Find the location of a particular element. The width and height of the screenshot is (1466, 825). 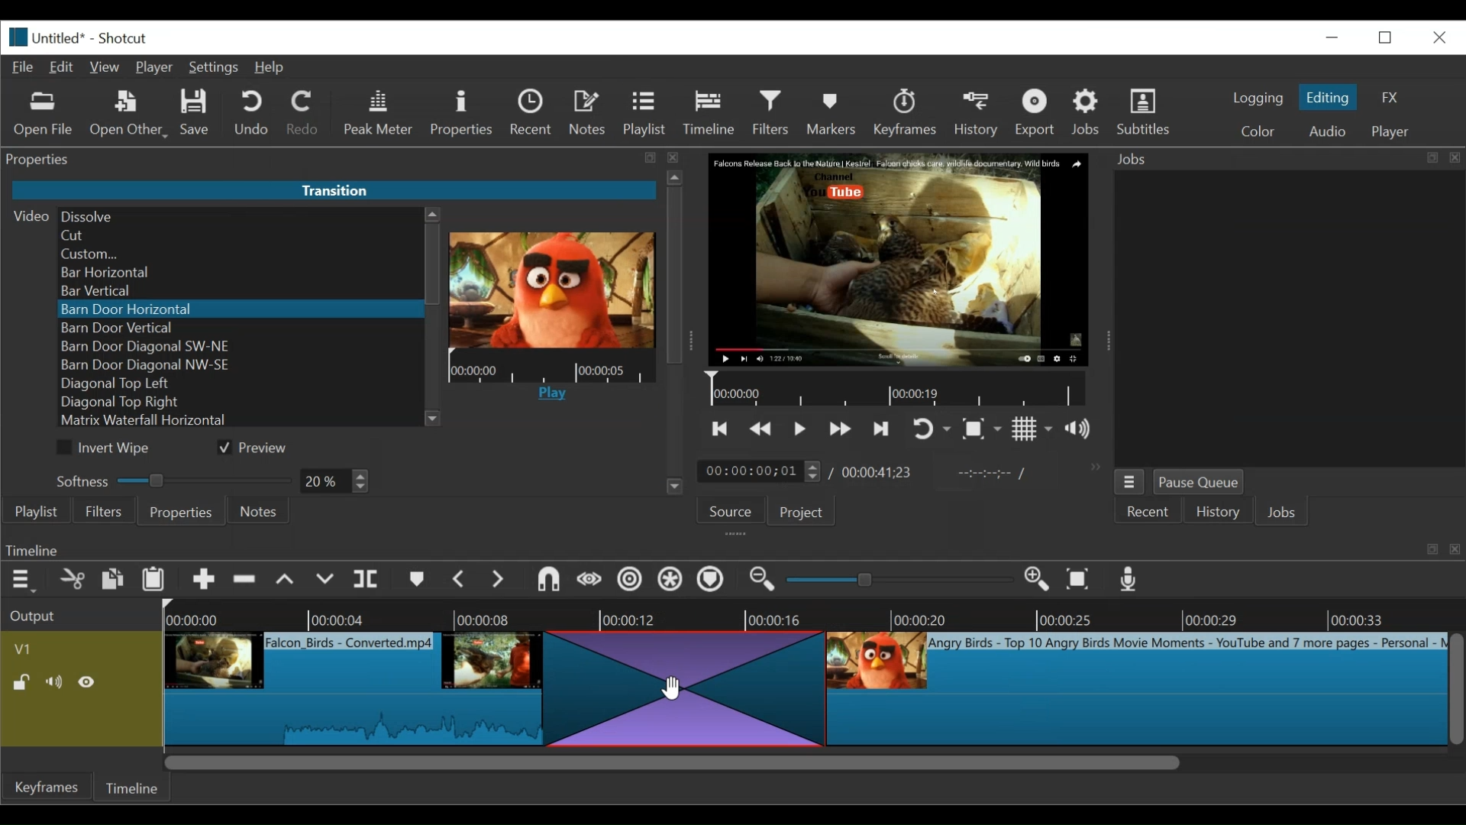

Cut is located at coordinates (74, 579).